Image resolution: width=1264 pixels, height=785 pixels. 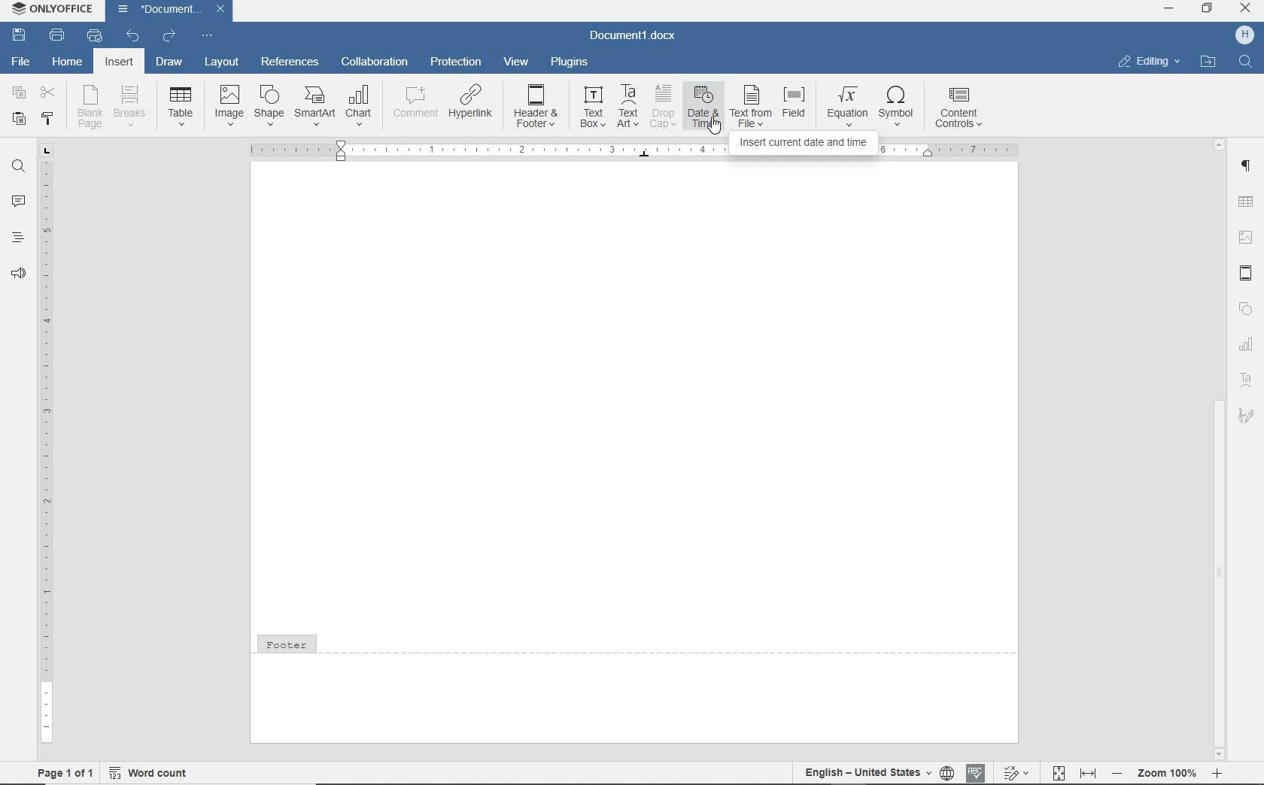 What do you see at coordinates (17, 201) in the screenshot?
I see `comments` at bounding box center [17, 201].